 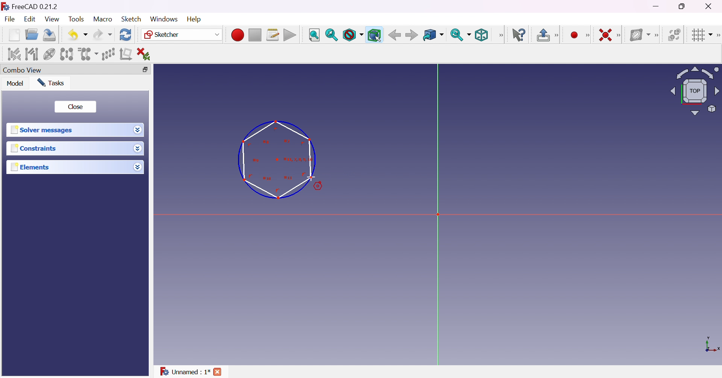 I want to click on Macro recording..., so click(x=237, y=35).